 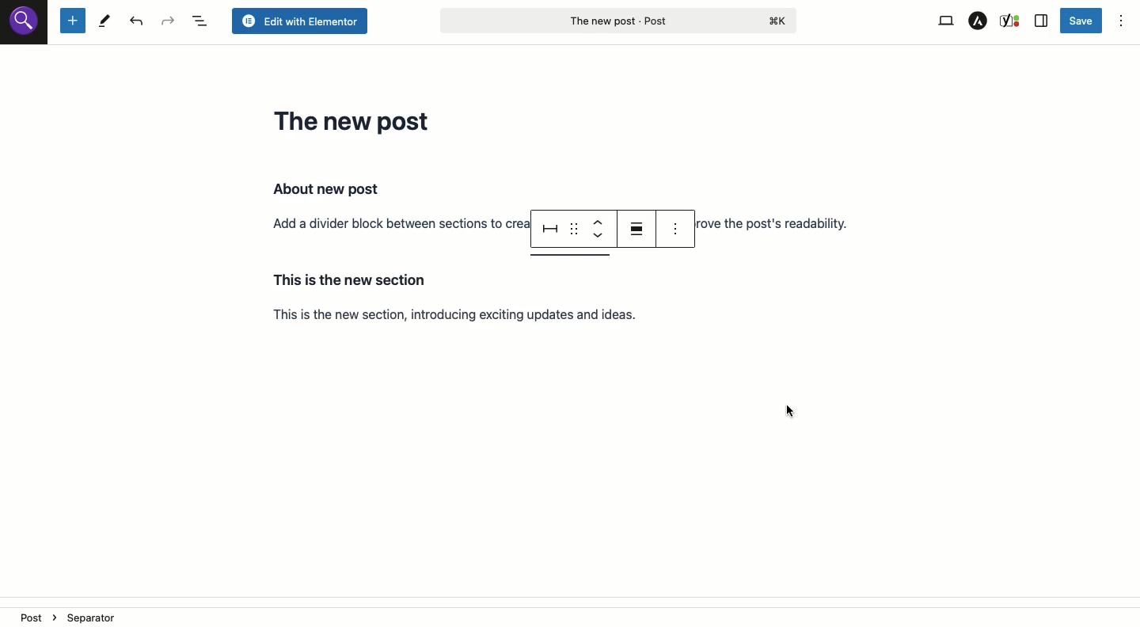 I want to click on Tools, so click(x=104, y=22).